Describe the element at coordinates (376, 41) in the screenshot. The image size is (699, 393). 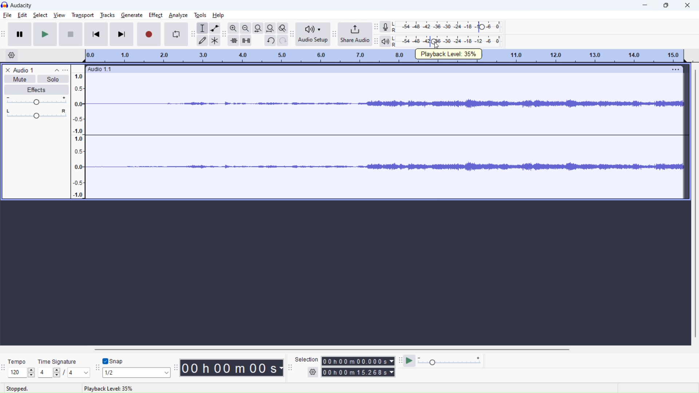
I see `playback meter toolbar` at that location.